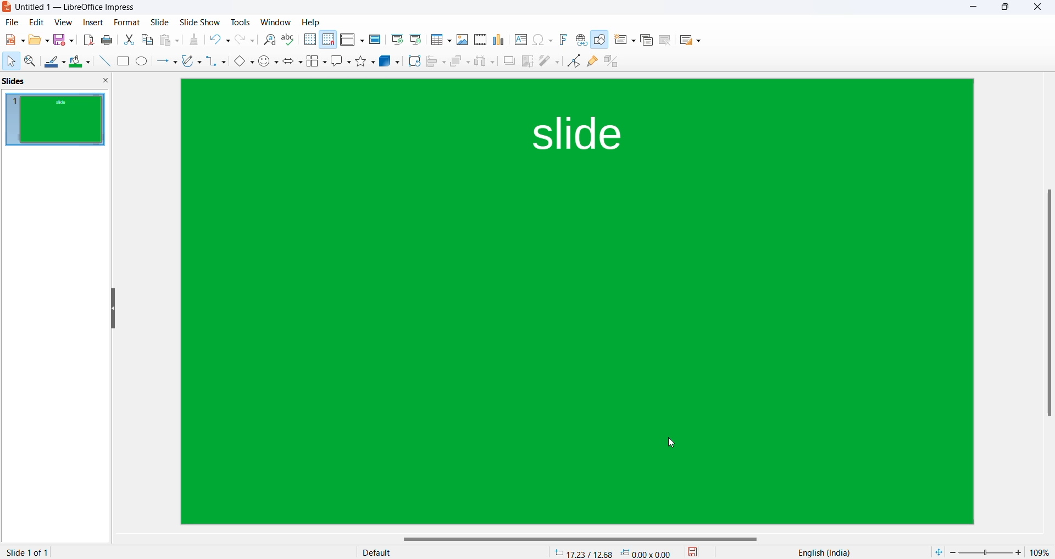  Describe the element at coordinates (241, 21) in the screenshot. I see `tools` at that location.